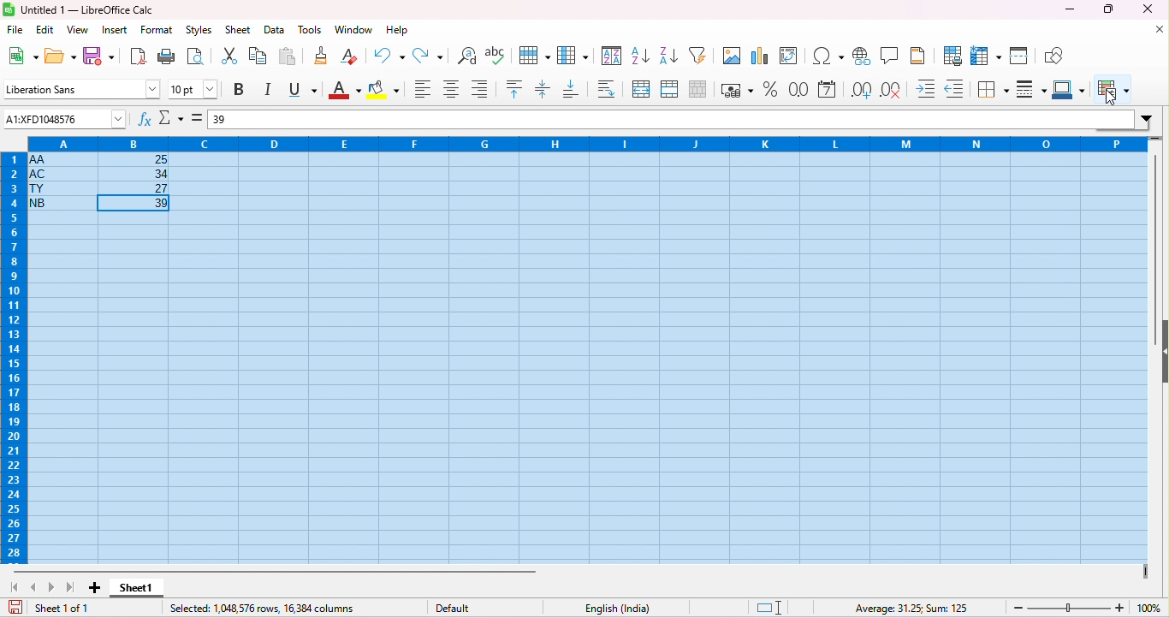 The image size is (1169, 618). I want to click on spelling, so click(497, 56).